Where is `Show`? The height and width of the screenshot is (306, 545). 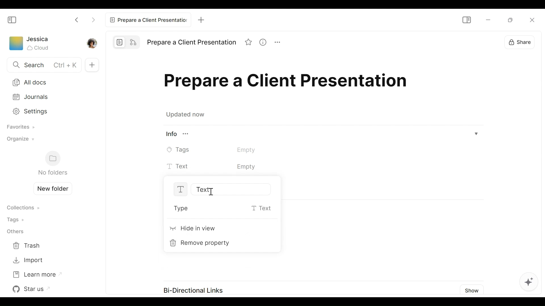
Show is located at coordinates (472, 290).